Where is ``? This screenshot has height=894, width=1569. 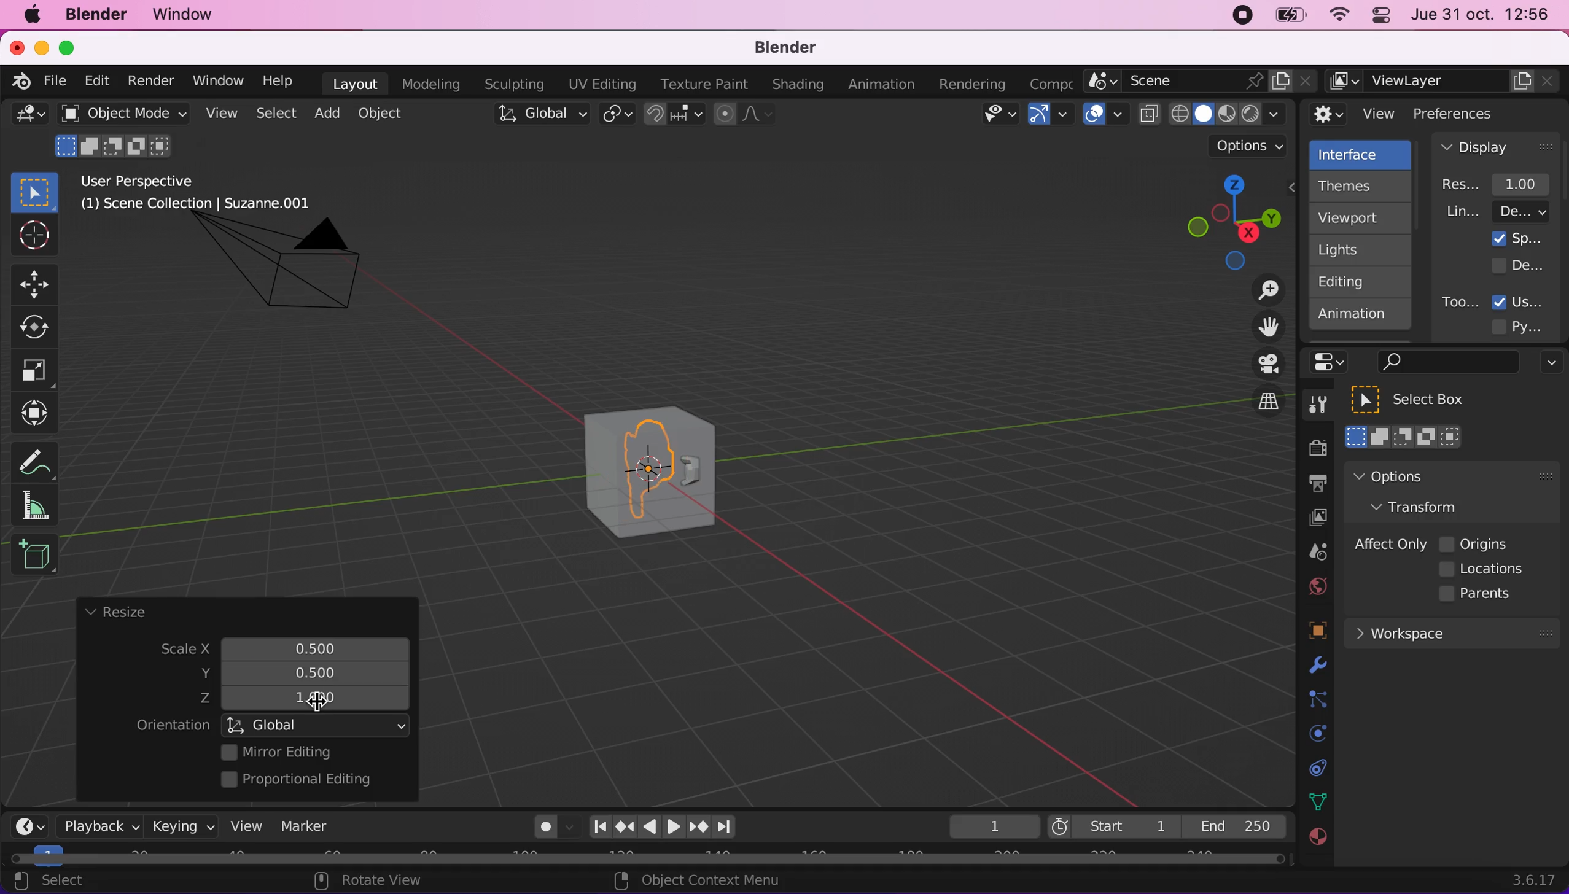
 is located at coordinates (33, 236).